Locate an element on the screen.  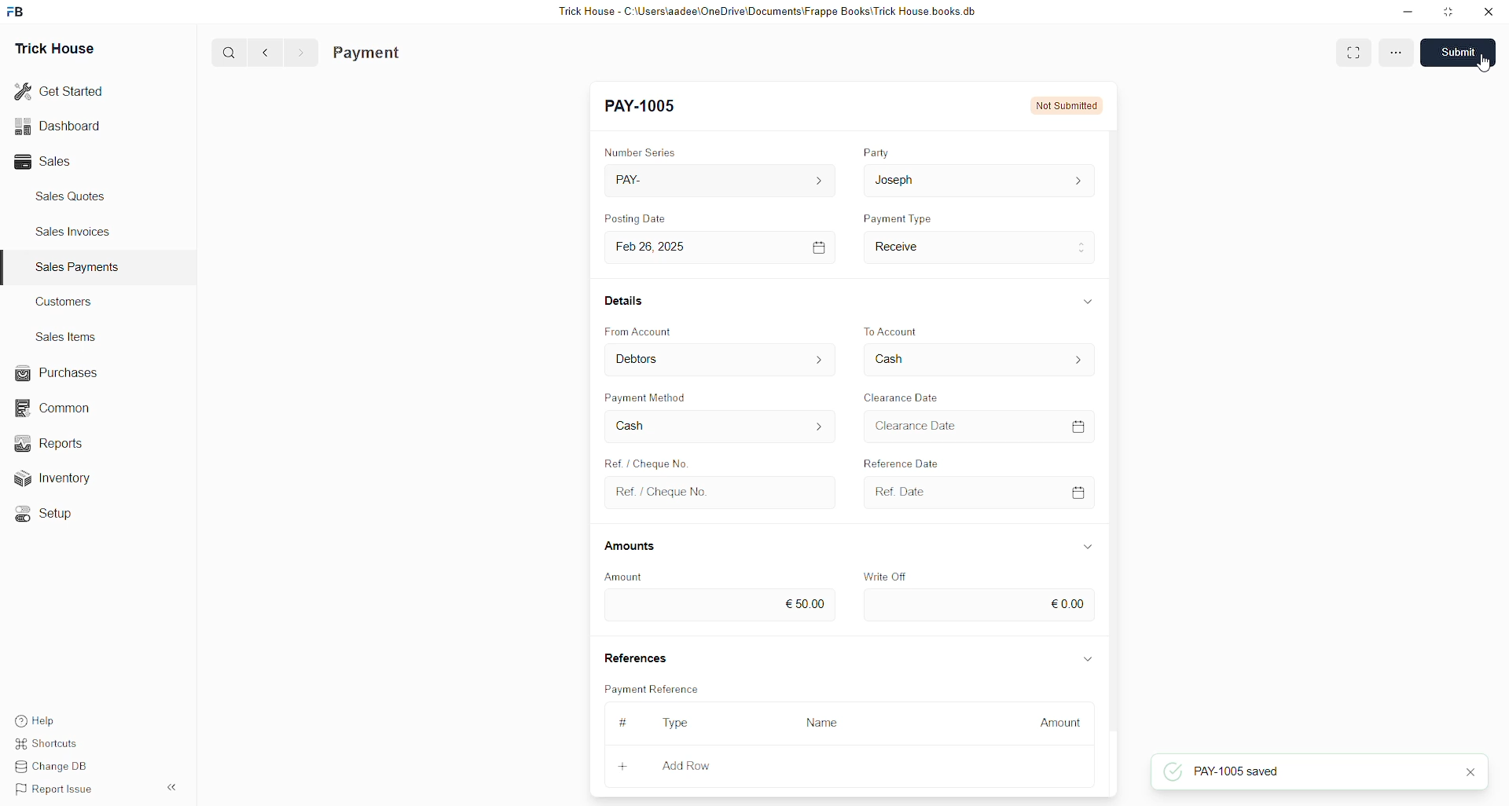
Cash is located at coordinates (721, 427).